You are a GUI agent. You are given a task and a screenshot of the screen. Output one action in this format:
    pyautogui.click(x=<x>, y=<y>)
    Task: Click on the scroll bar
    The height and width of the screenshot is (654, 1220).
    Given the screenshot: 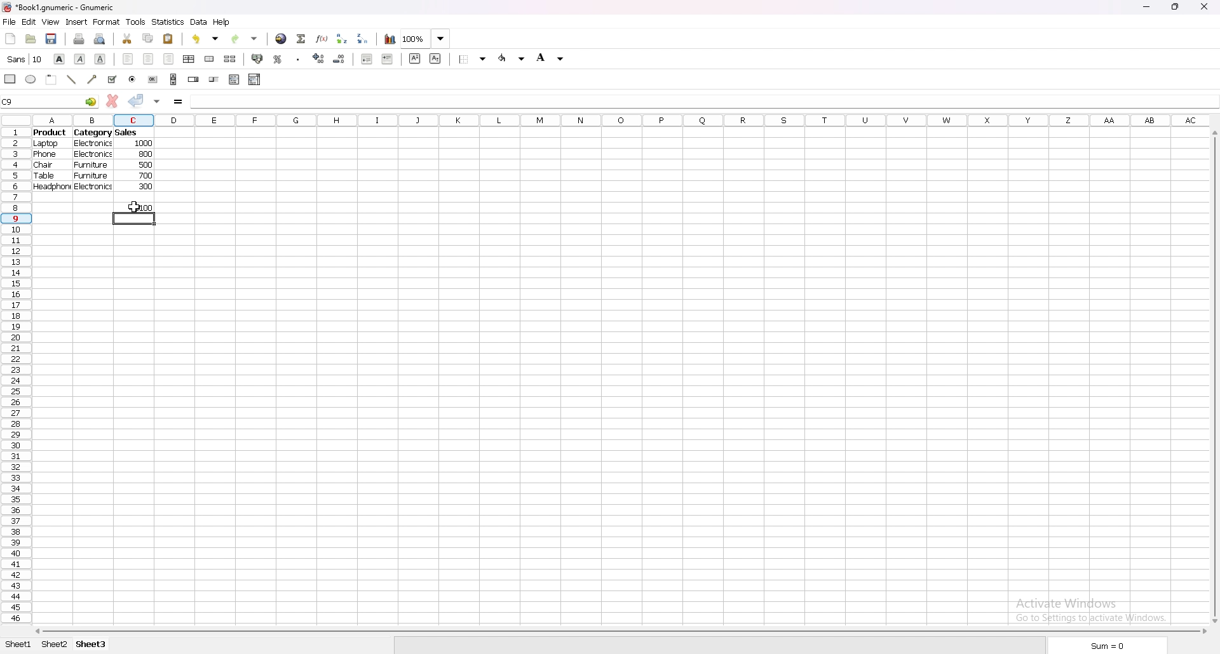 What is the action you would take?
    pyautogui.click(x=1215, y=375)
    